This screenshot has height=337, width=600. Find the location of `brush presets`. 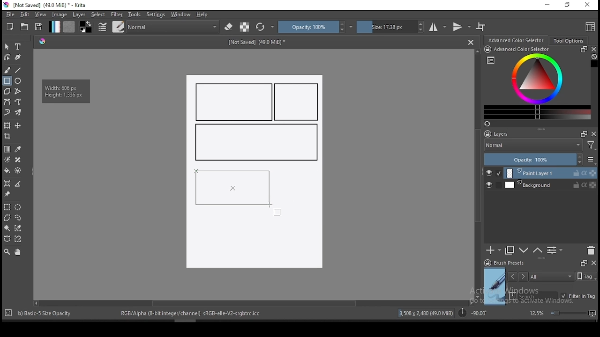

brush presets is located at coordinates (507, 263).